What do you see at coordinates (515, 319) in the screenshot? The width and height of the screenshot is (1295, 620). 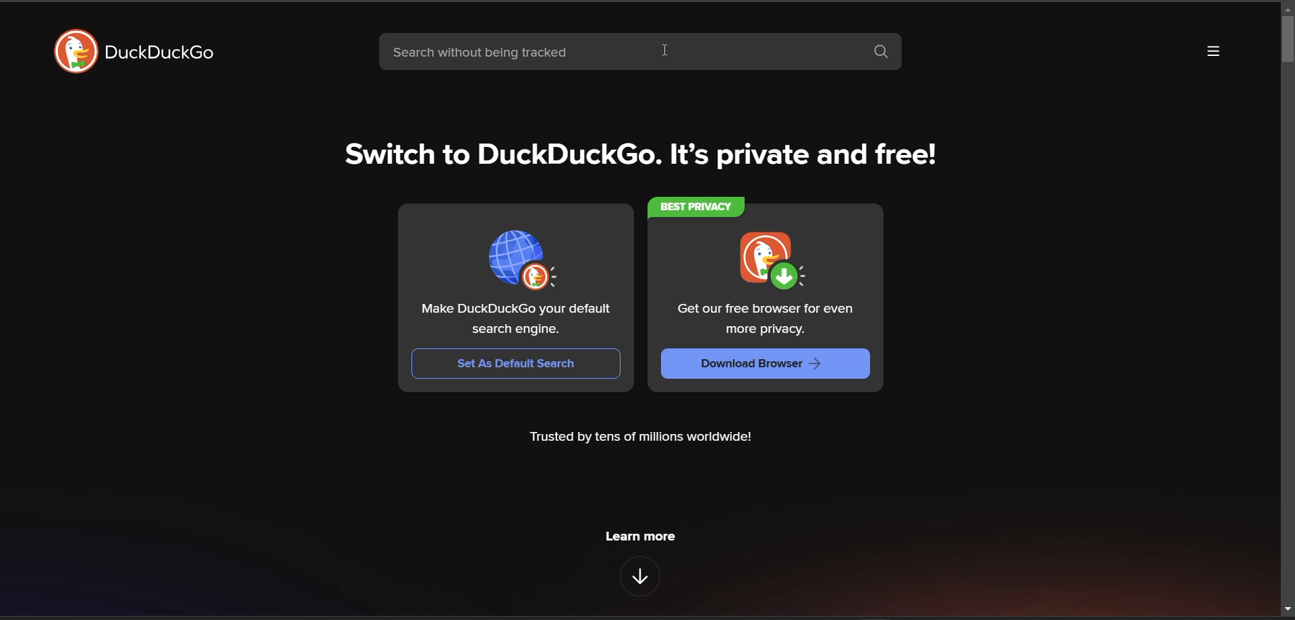 I see `Make DuckDuckGo your default
search engine.` at bounding box center [515, 319].